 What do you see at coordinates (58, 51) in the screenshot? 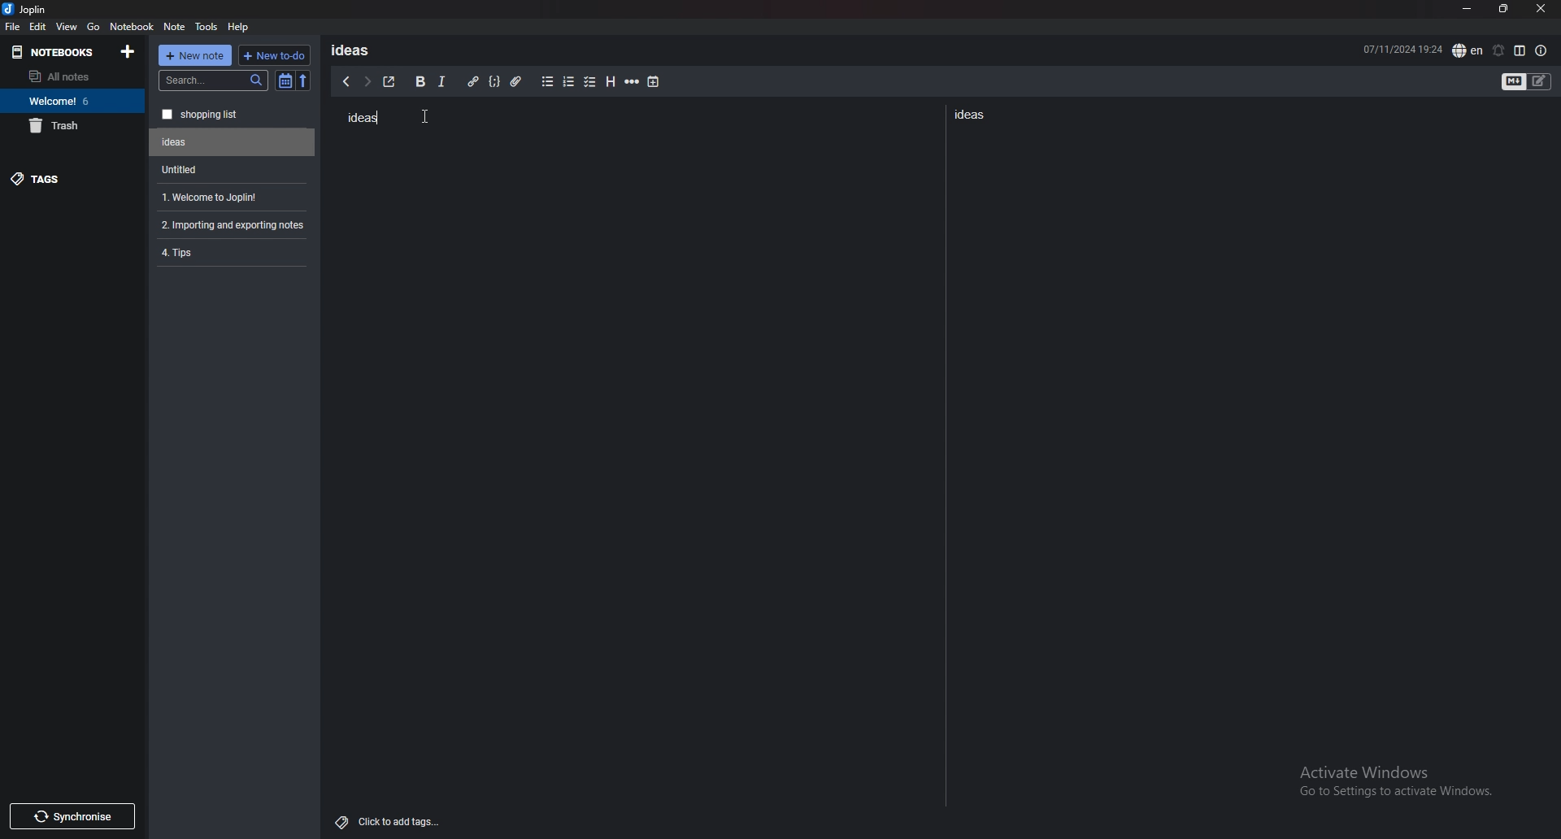
I see `notebooks` at bounding box center [58, 51].